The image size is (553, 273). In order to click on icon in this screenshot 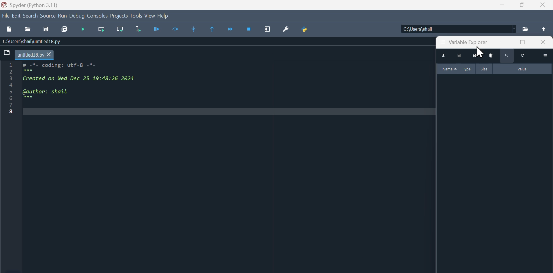, I will do `click(7, 54)`.